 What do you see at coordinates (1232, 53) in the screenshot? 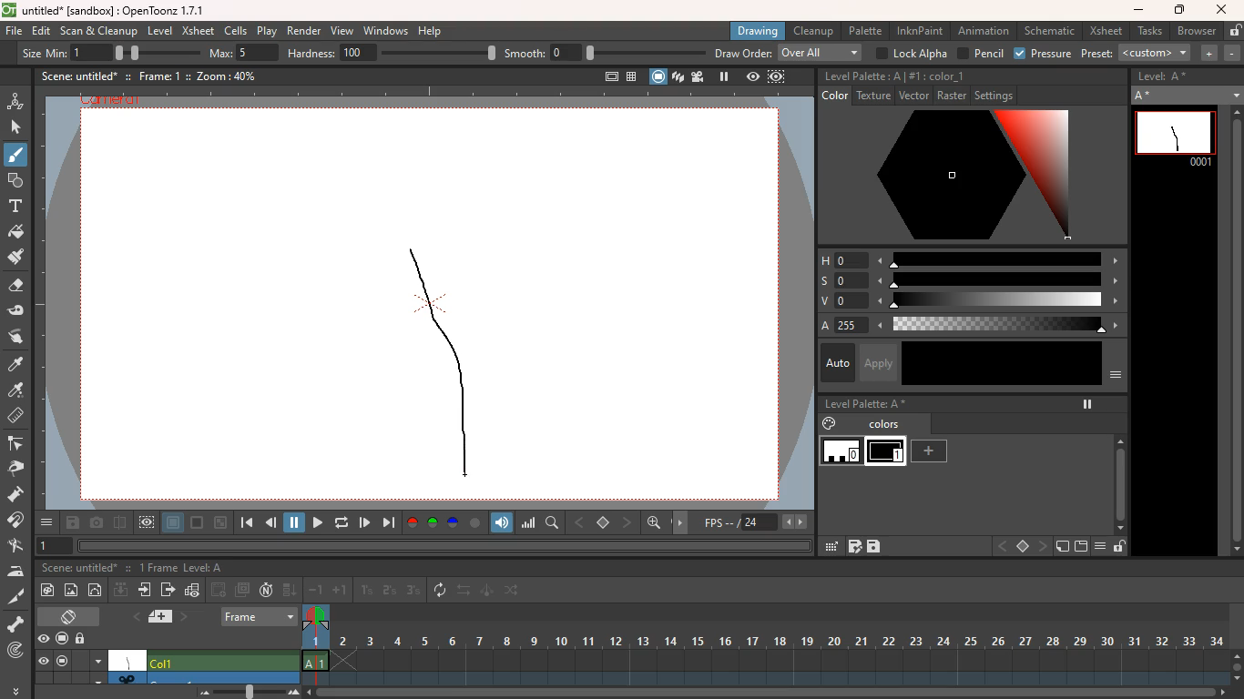
I see `minus` at bounding box center [1232, 53].